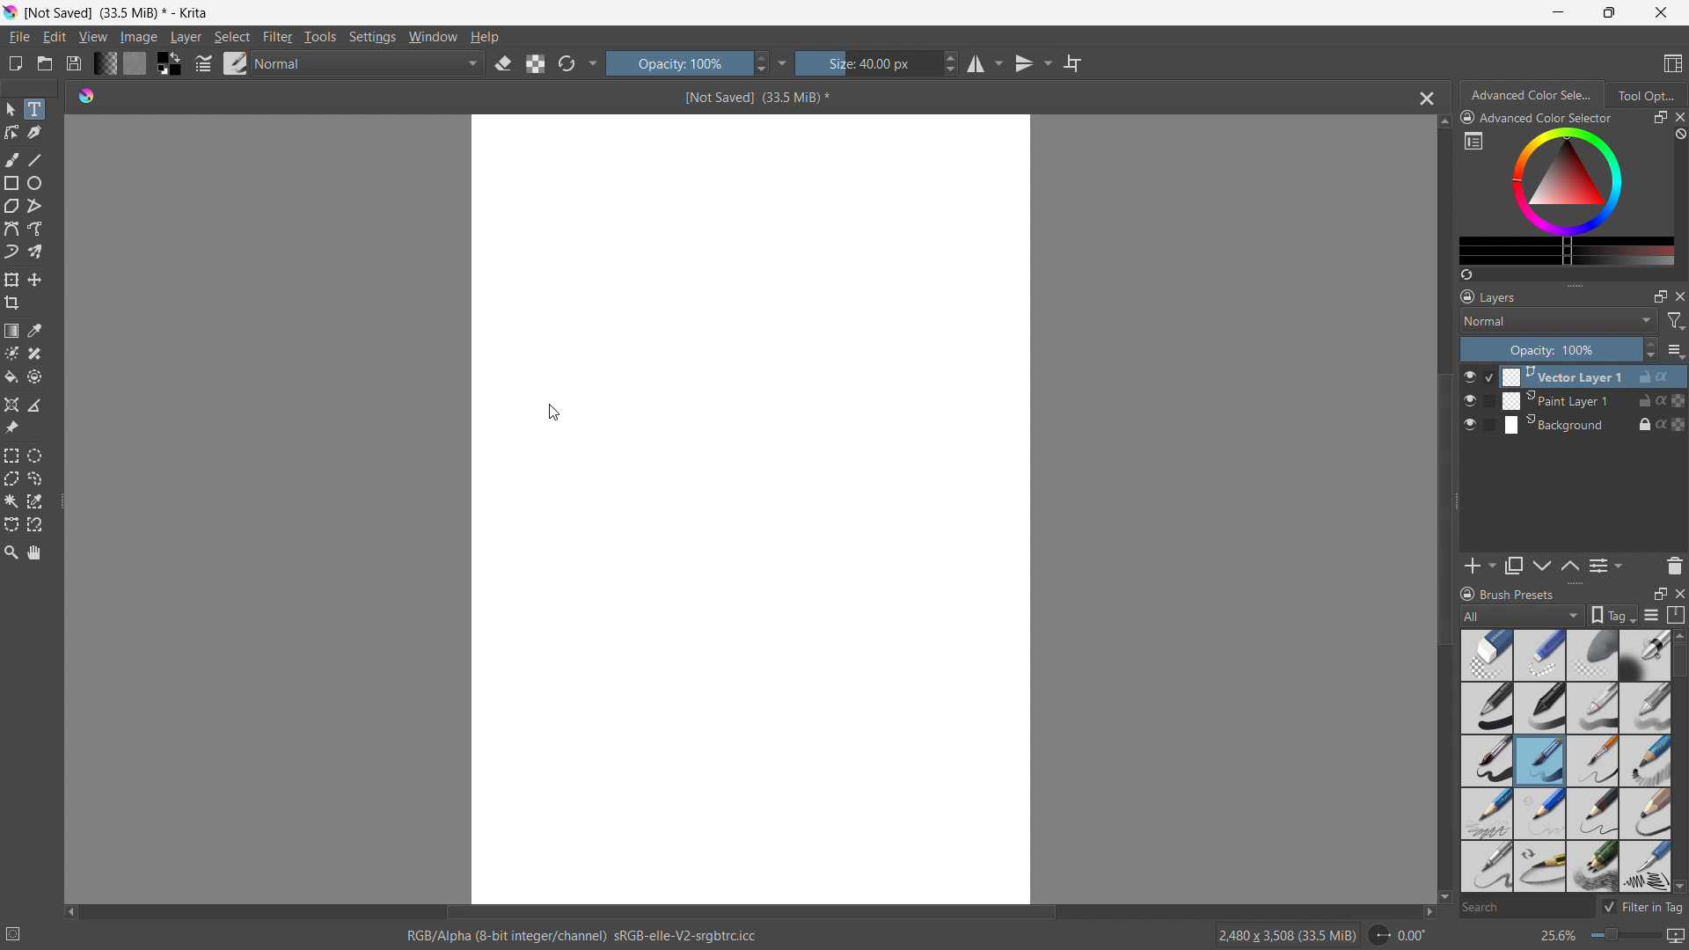 This screenshot has height=950, width=1689. Describe the element at coordinates (236, 62) in the screenshot. I see `brush presets` at that location.